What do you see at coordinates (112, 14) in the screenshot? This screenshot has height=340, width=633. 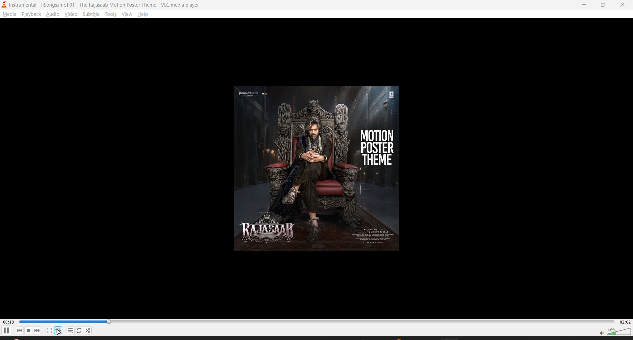 I see `tools` at bounding box center [112, 14].